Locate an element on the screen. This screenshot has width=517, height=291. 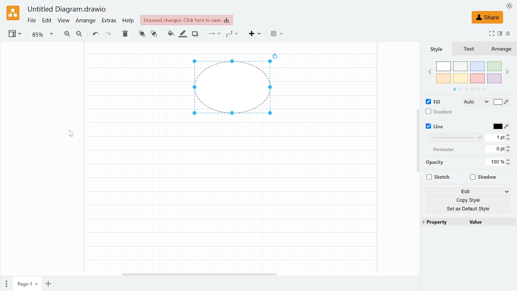
Zoom out is located at coordinates (80, 35).